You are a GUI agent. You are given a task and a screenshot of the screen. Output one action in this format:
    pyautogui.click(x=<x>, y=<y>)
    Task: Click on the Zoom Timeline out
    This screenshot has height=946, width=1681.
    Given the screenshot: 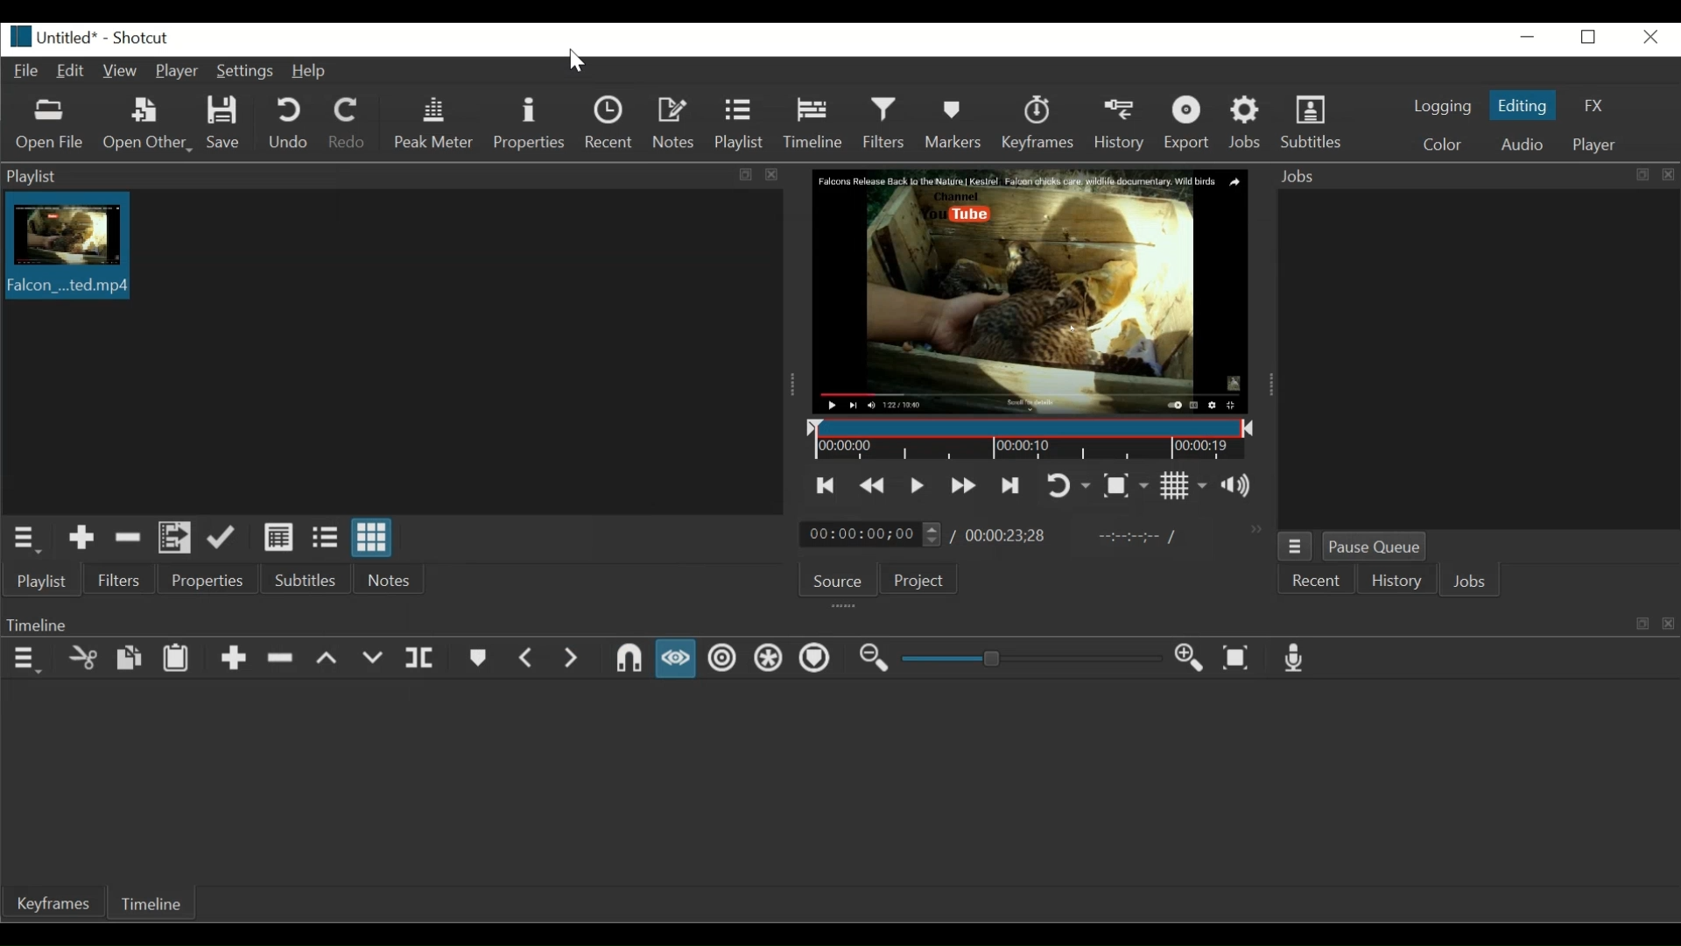 What is the action you would take?
    pyautogui.click(x=873, y=659)
    